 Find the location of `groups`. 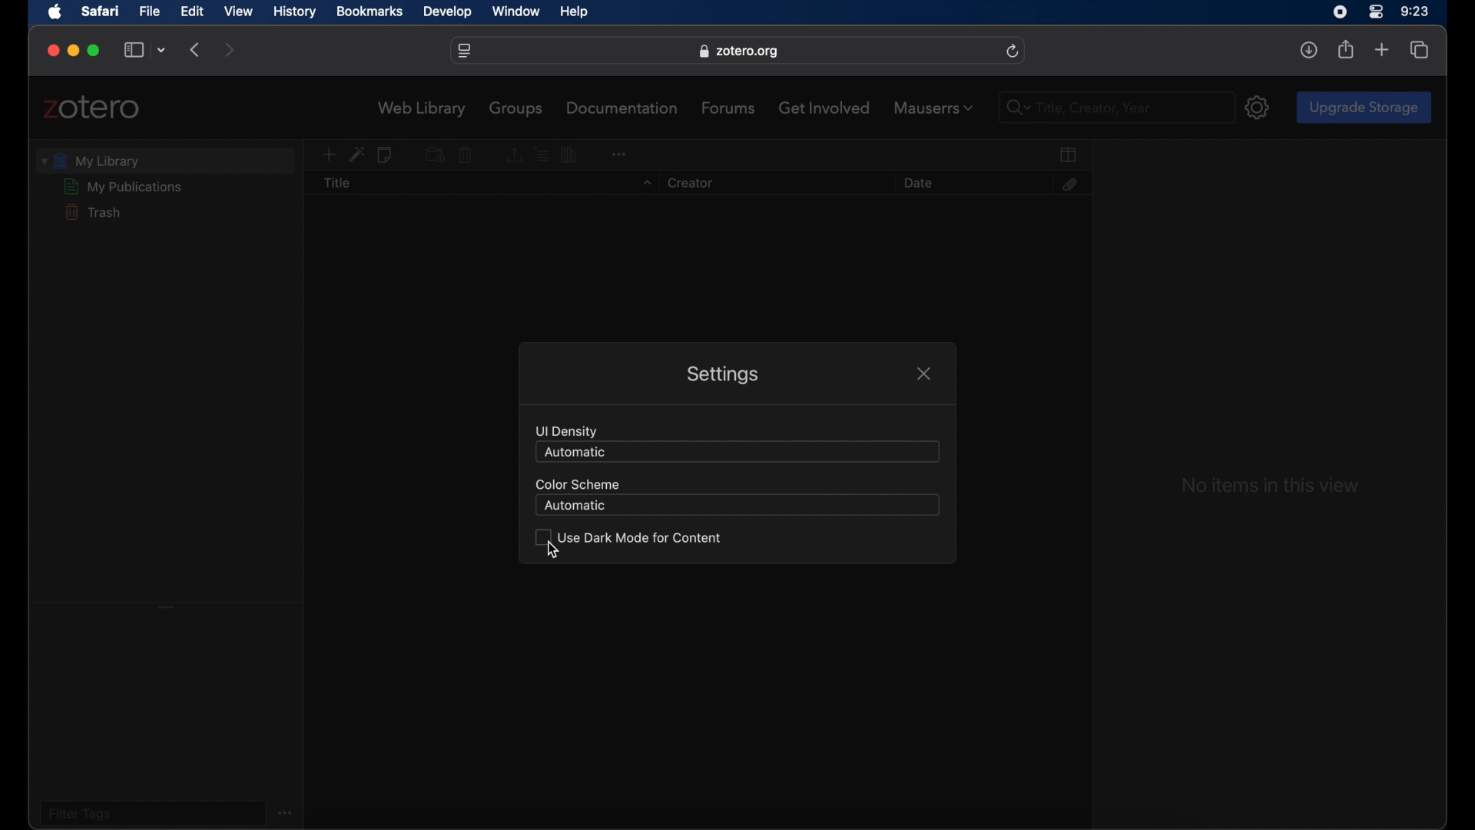

groups is located at coordinates (517, 108).